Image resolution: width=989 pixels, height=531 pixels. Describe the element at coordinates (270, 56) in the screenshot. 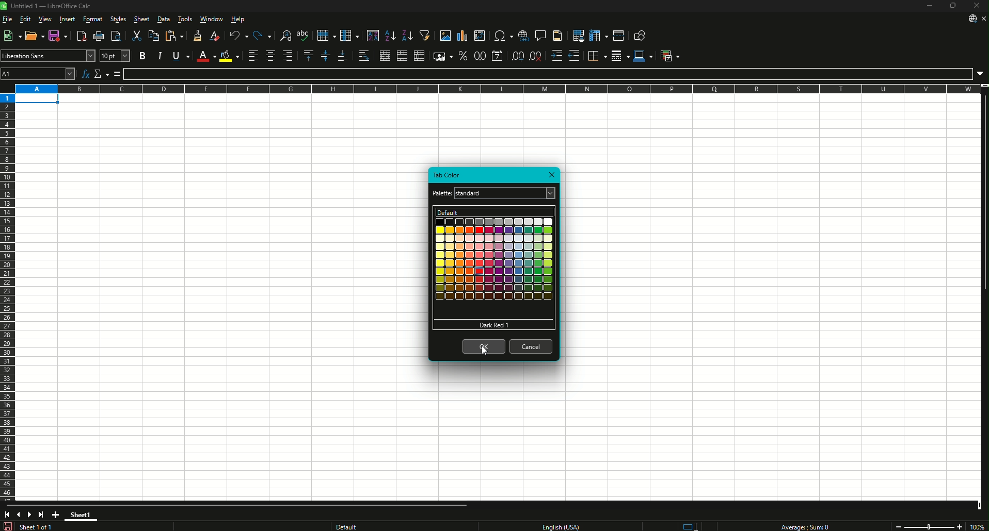

I see `Align Center` at that location.